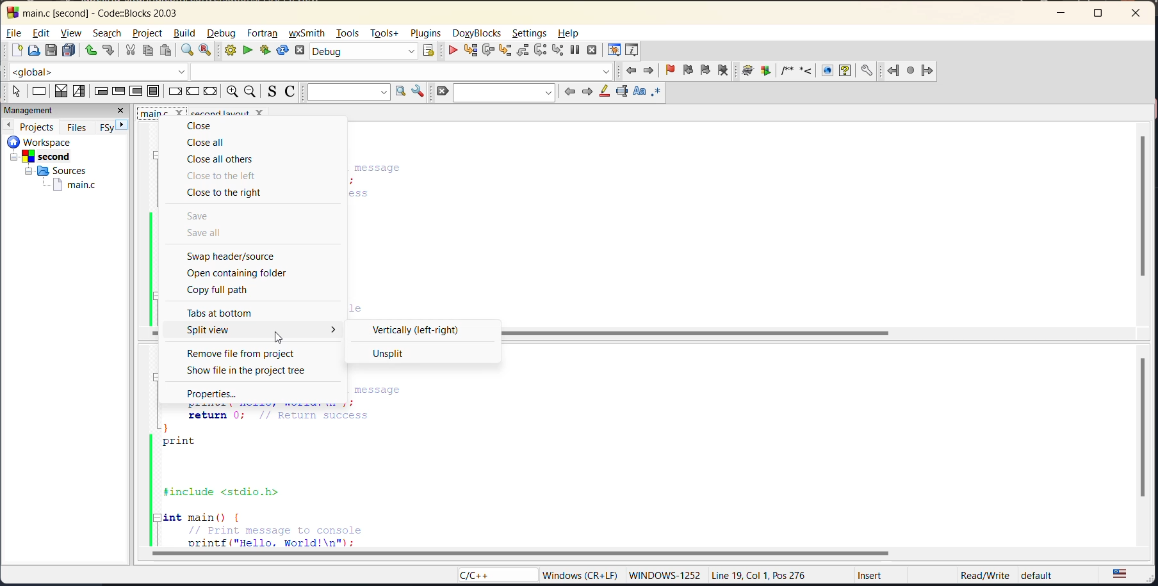 The width and height of the screenshot is (1158, 586). Describe the element at coordinates (42, 33) in the screenshot. I see `edit` at that location.